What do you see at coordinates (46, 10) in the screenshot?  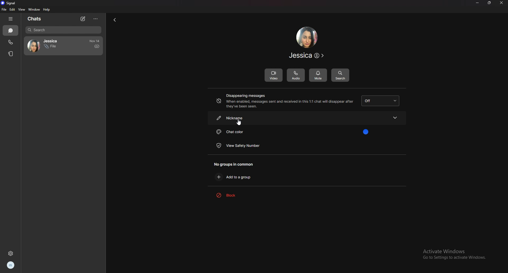 I see `help` at bounding box center [46, 10].